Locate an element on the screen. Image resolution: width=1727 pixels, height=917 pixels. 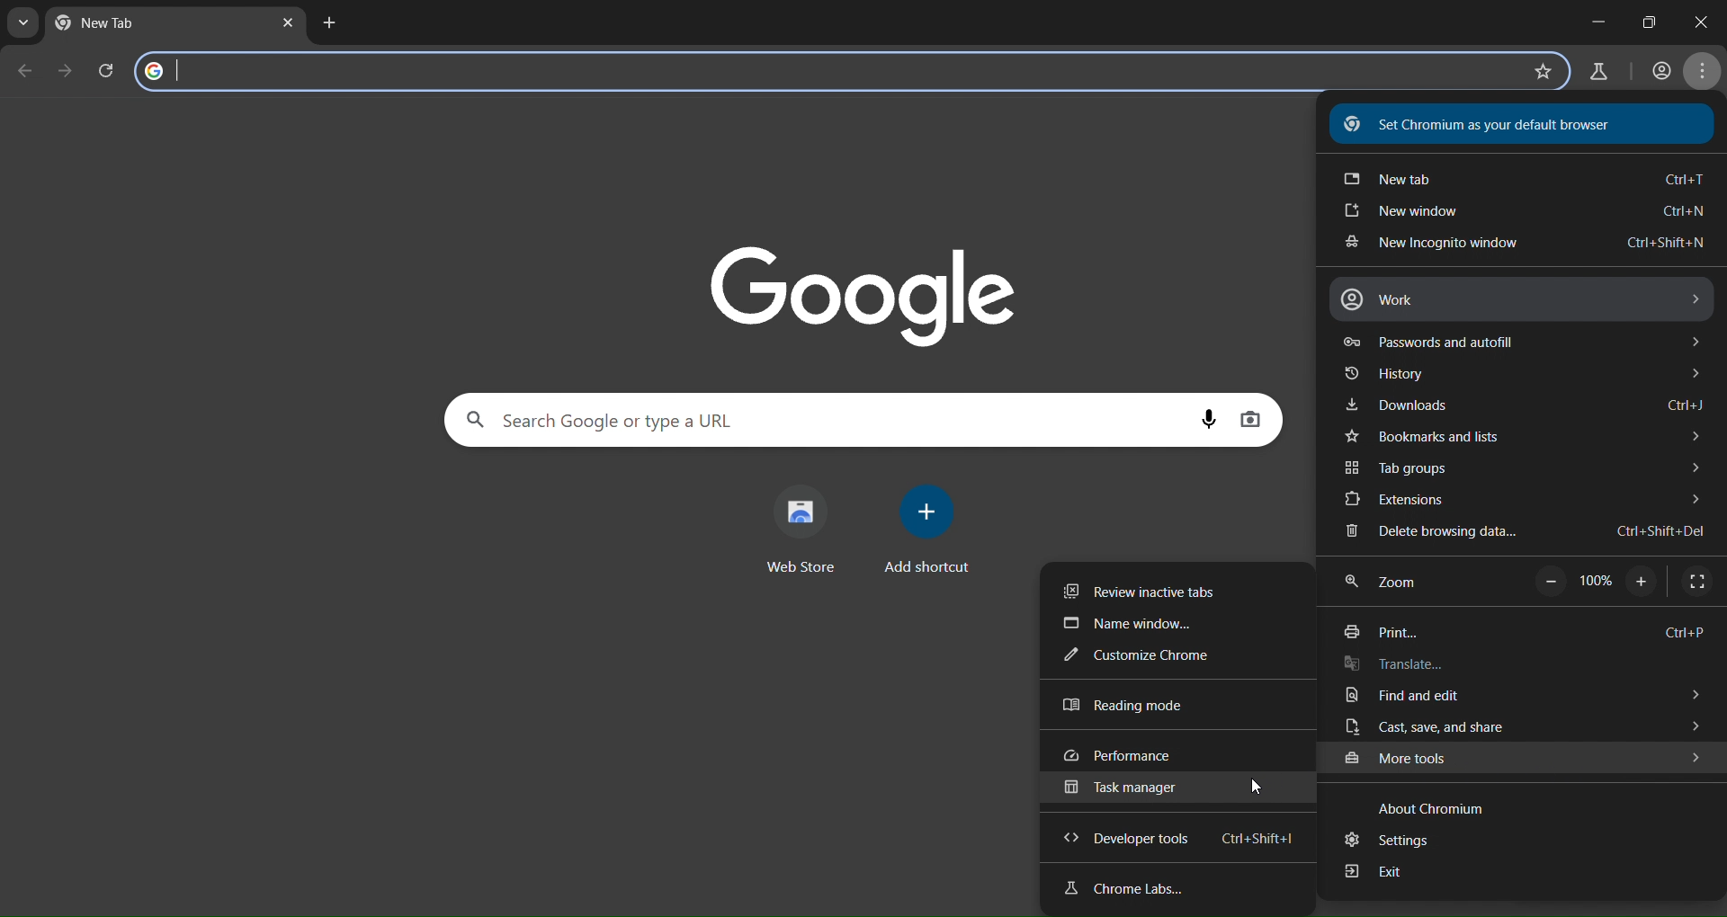
search is located at coordinates (609, 419).